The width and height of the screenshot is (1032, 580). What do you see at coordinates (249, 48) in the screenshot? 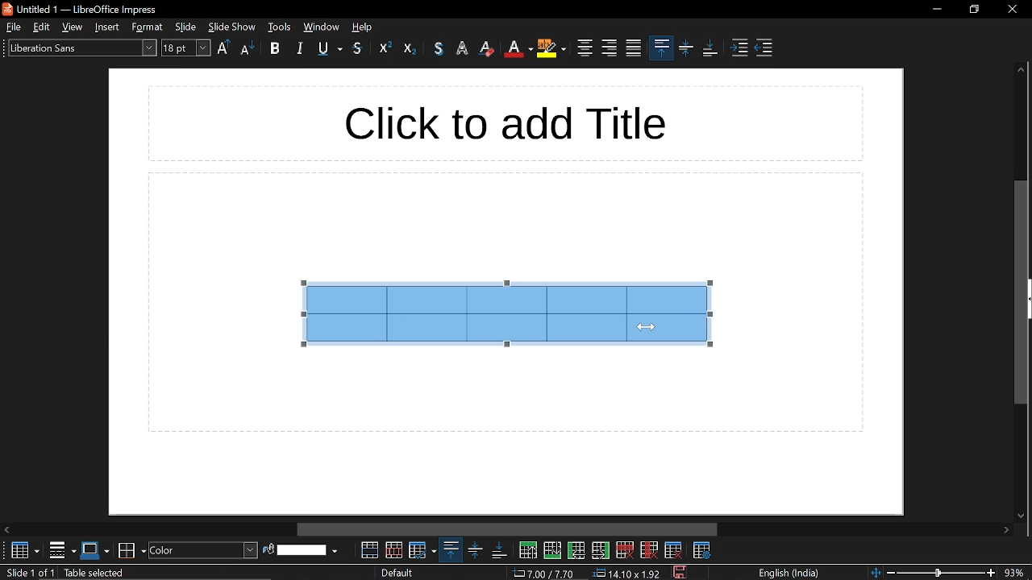
I see `lower case` at bounding box center [249, 48].